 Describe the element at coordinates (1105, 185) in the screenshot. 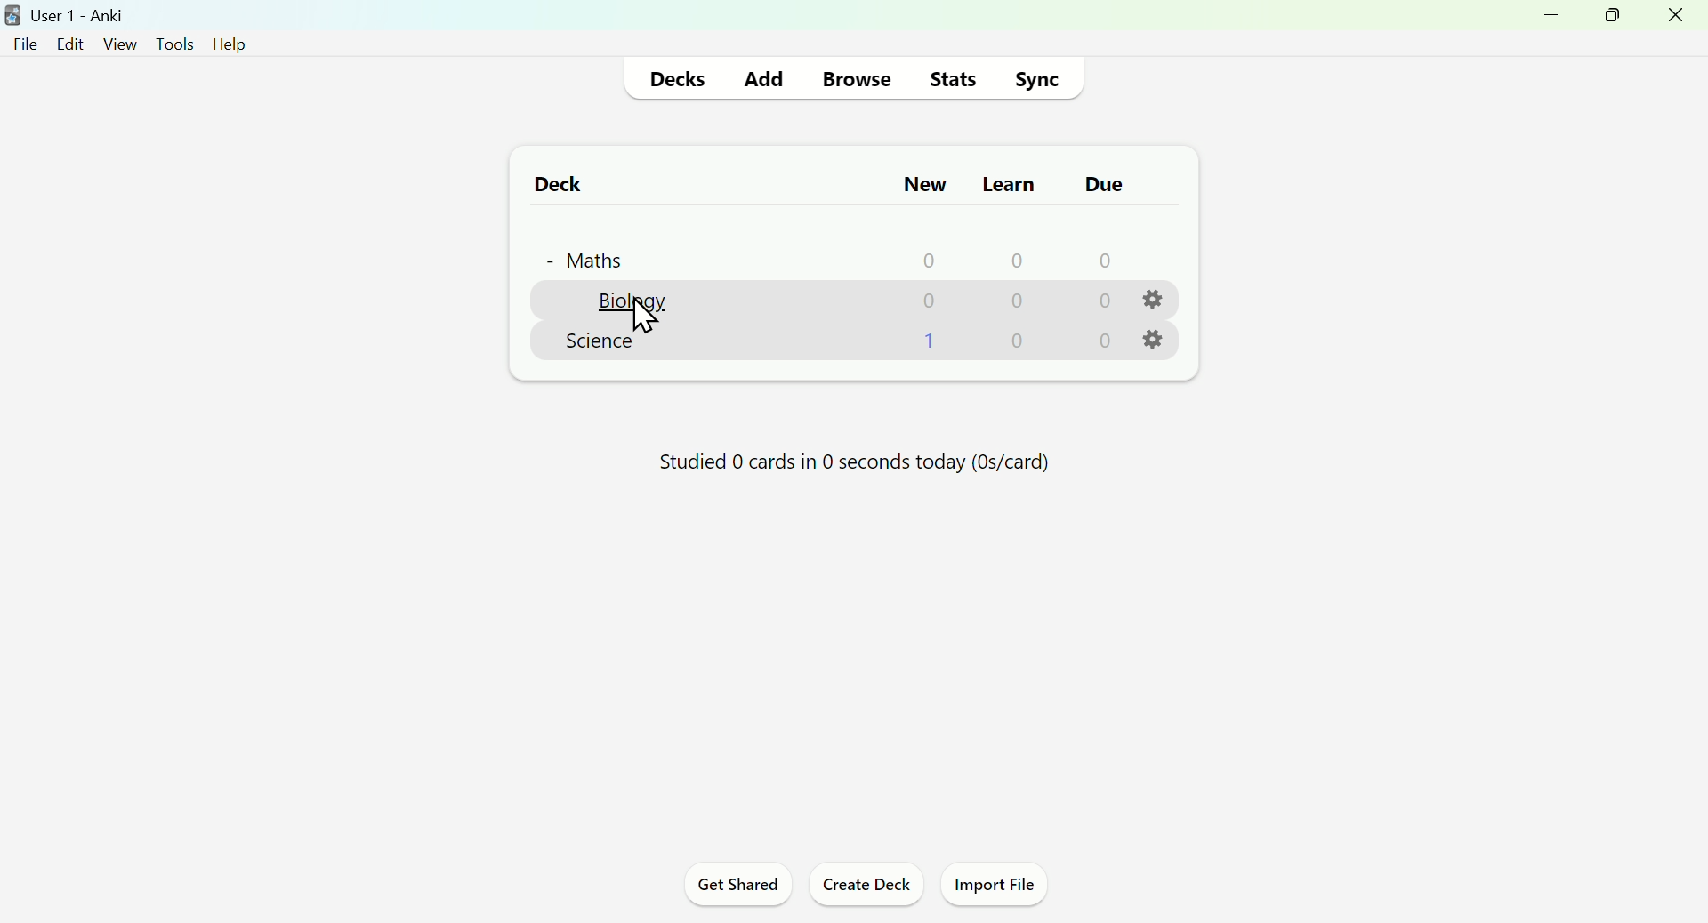

I see `due` at that location.